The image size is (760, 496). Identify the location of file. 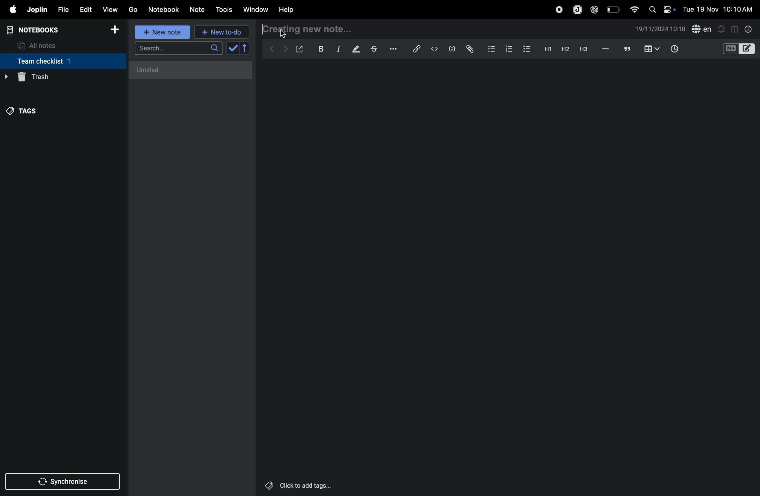
(63, 9).